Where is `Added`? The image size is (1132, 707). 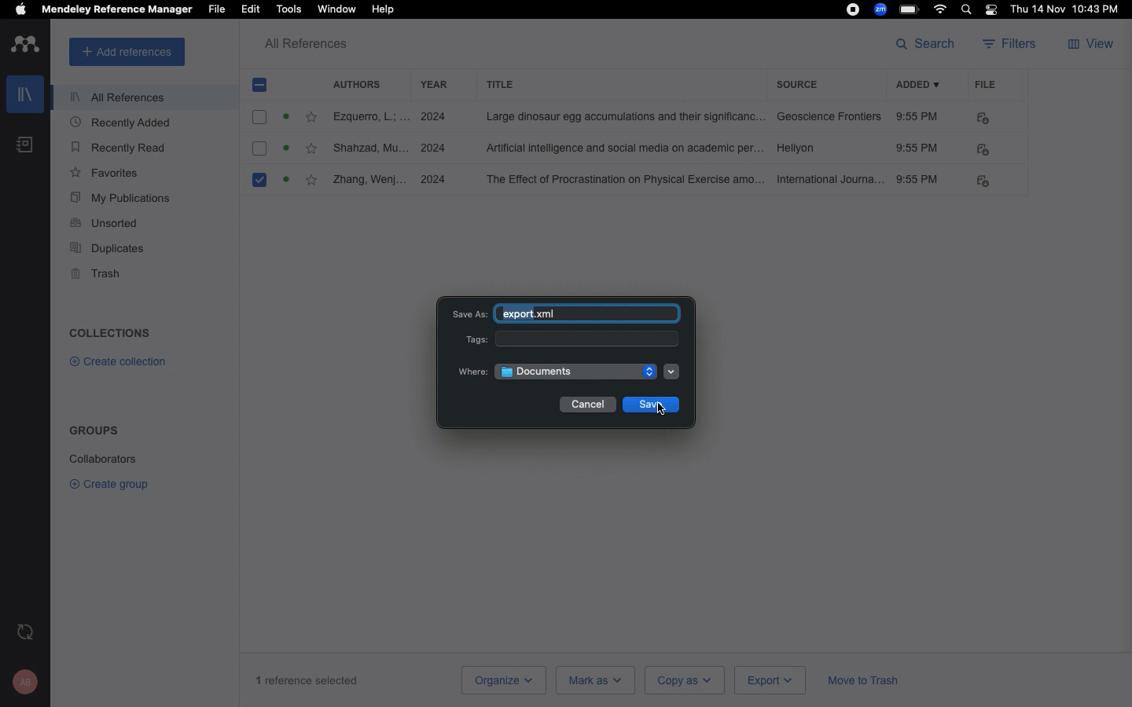 Added is located at coordinates (922, 86).